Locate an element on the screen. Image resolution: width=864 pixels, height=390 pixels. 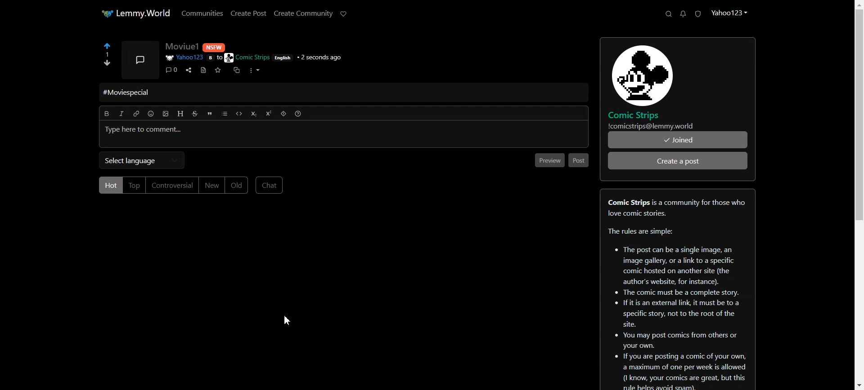
New is located at coordinates (210, 186).